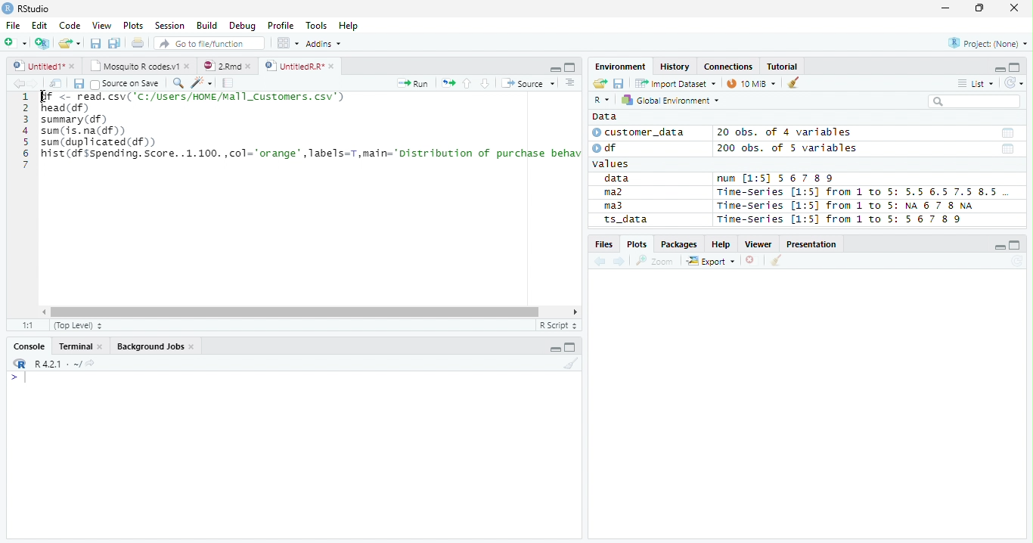 This screenshot has width=1033, height=543. What do you see at coordinates (721, 245) in the screenshot?
I see `Help` at bounding box center [721, 245].